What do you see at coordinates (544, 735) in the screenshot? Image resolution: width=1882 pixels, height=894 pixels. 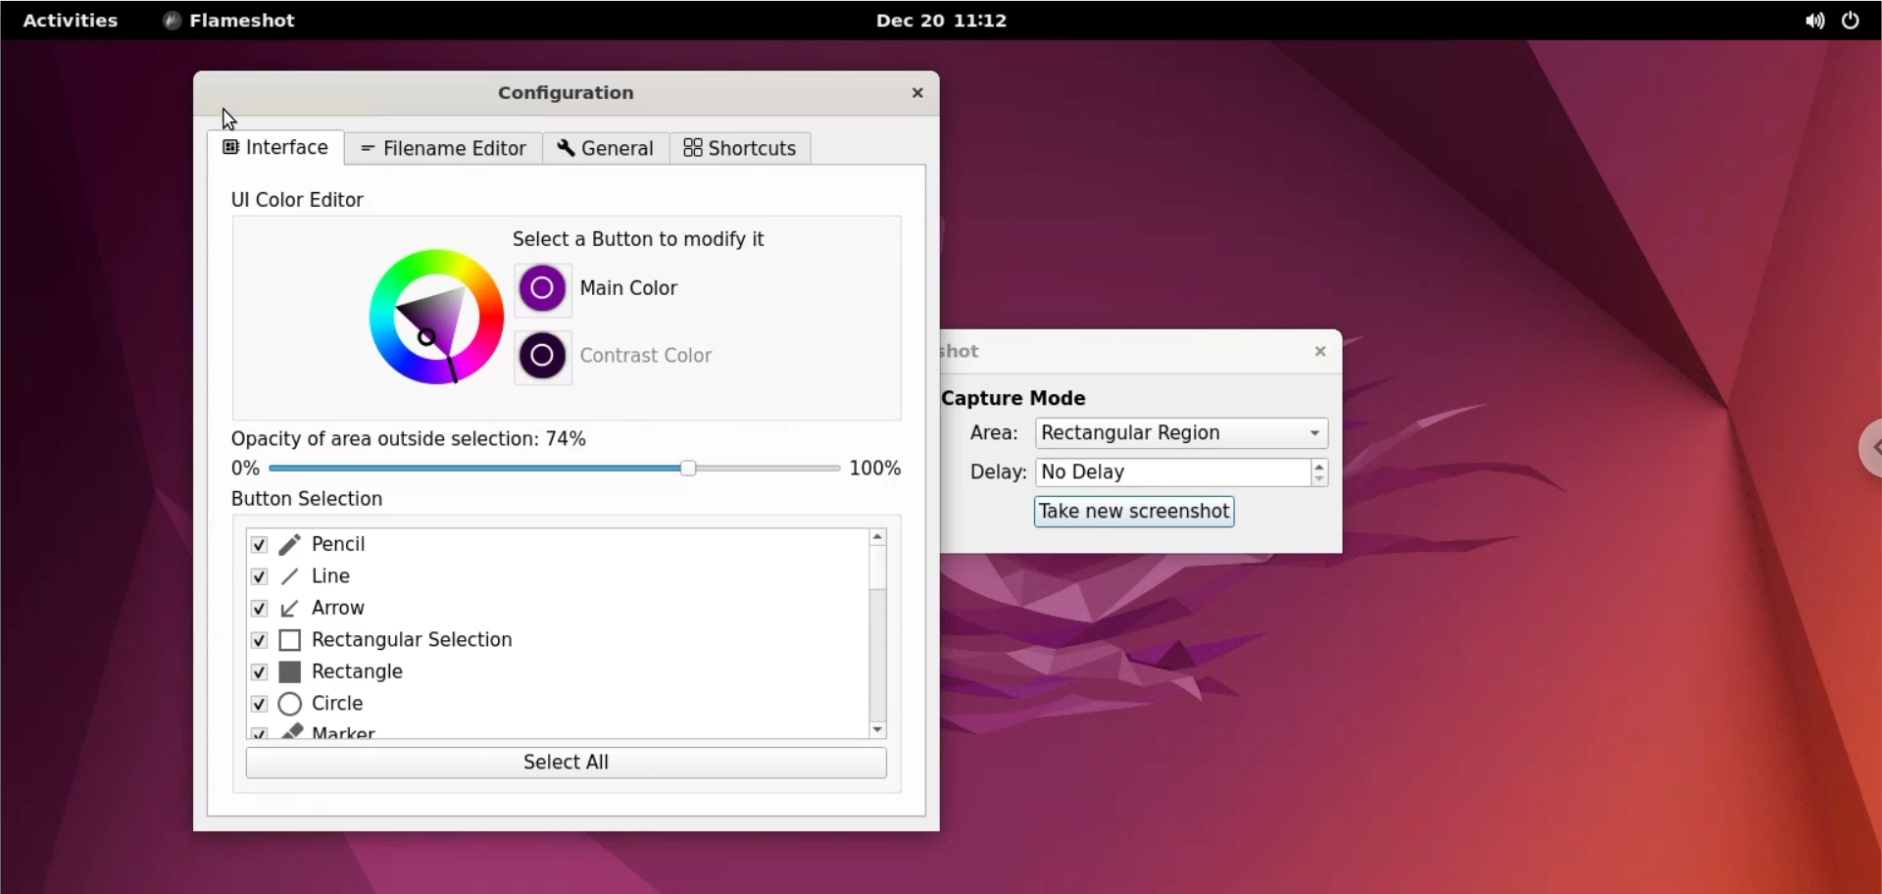 I see `marker chekcbox` at bounding box center [544, 735].